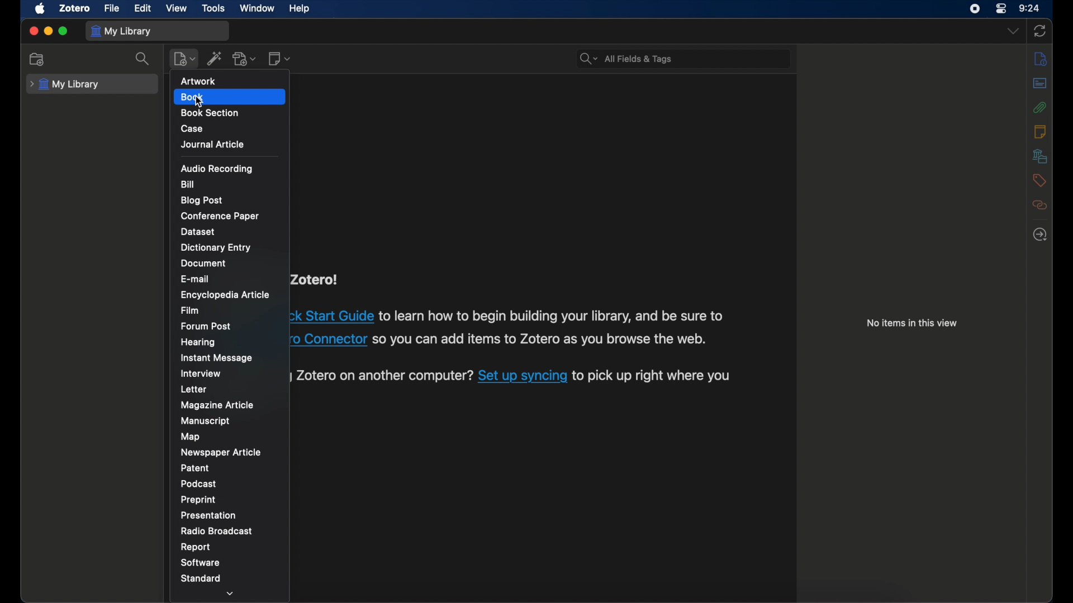 The width and height of the screenshot is (1073, 603). I want to click on time, so click(1031, 8).